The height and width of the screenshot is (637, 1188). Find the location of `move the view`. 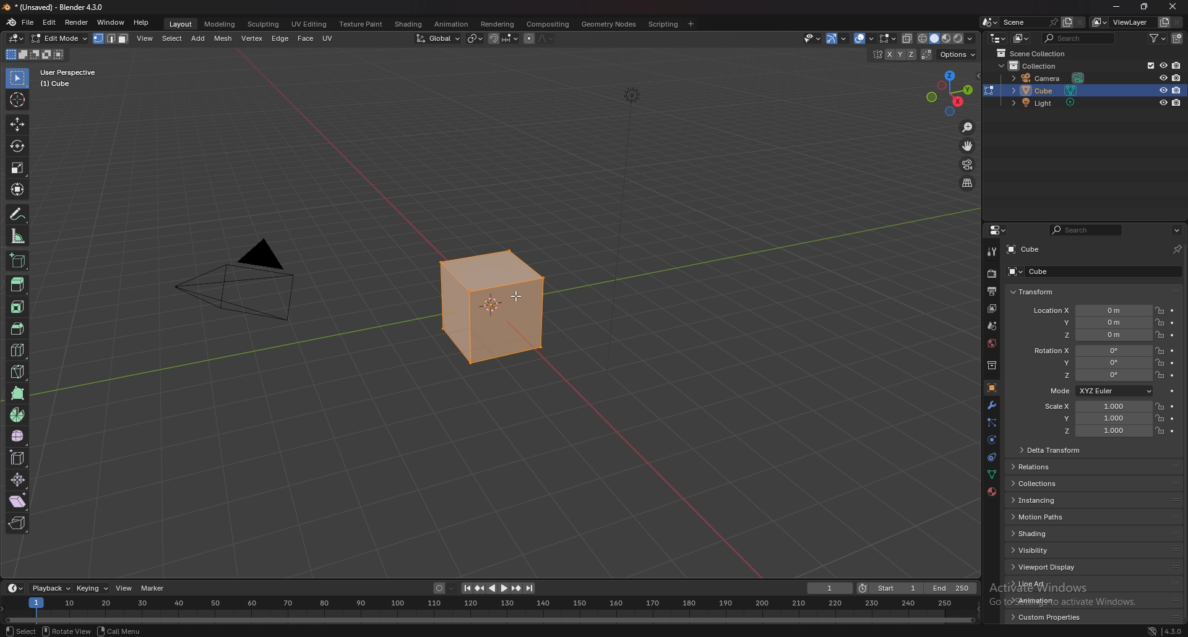

move the view is located at coordinates (968, 146).